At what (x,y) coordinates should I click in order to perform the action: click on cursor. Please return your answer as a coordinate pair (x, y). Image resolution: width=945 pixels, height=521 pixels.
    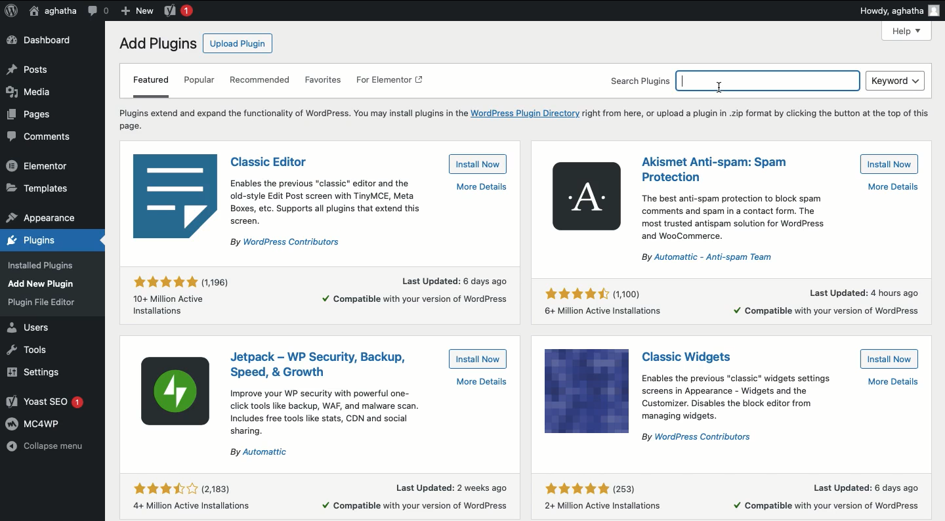
    Looking at the image, I should click on (715, 87).